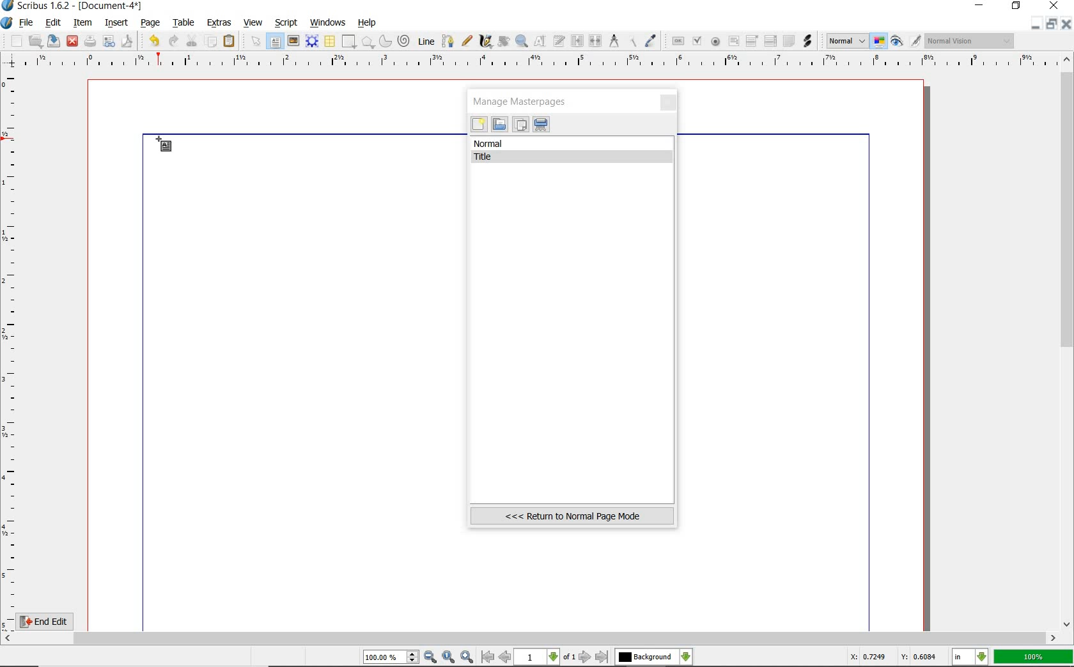 The width and height of the screenshot is (1074, 667). I want to click on Scribus 1.6.2 - [Document-4*], so click(73, 6).